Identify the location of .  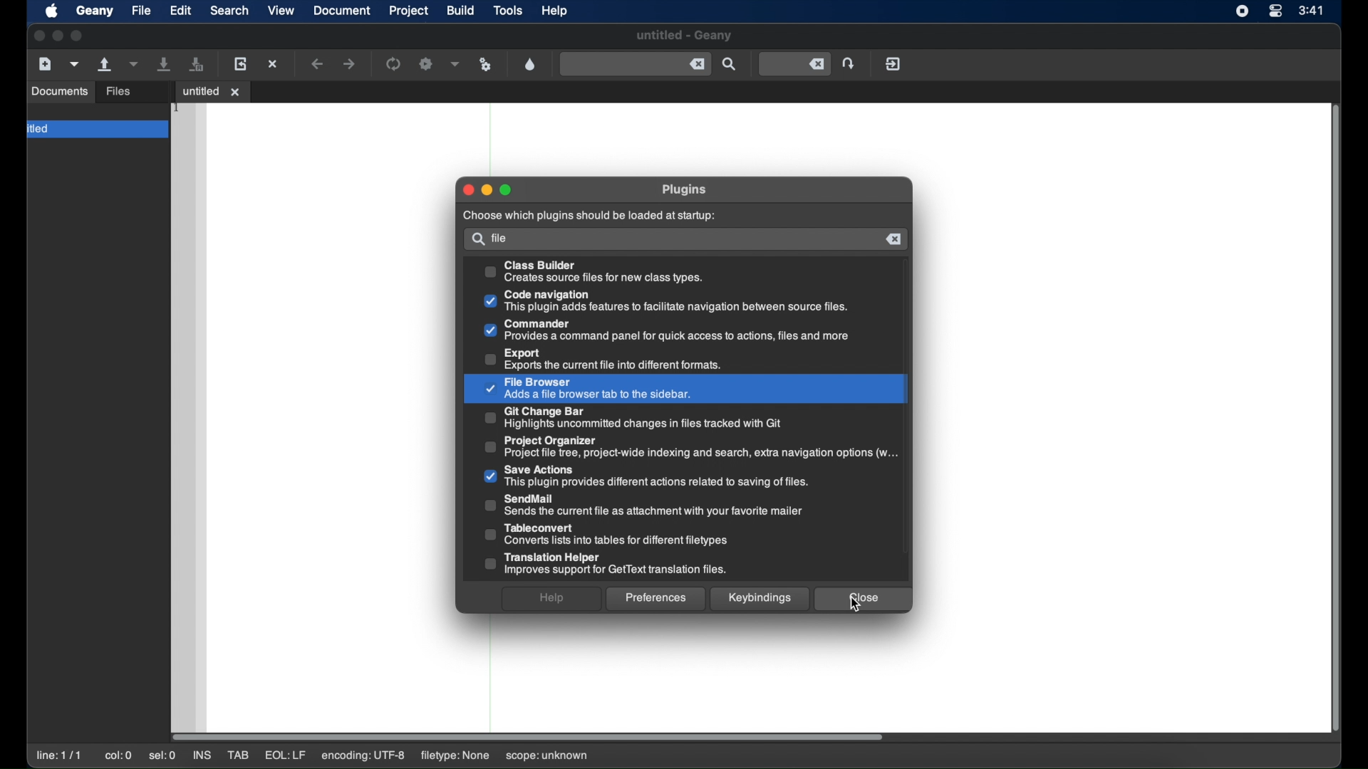
(665, 301).